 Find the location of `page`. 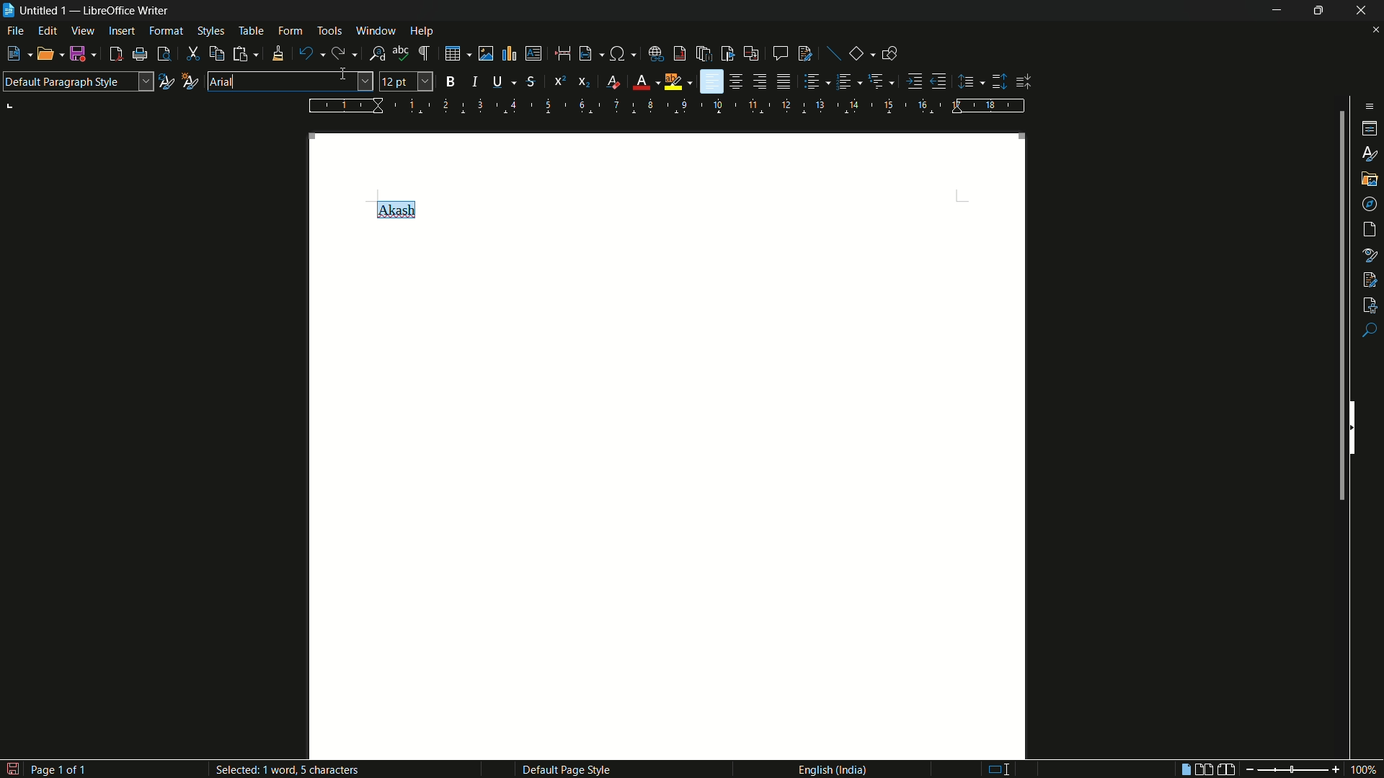

page is located at coordinates (1371, 230).